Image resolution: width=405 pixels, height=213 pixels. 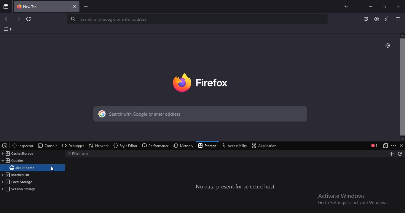 I want to click on scroll bar, so click(x=402, y=87).